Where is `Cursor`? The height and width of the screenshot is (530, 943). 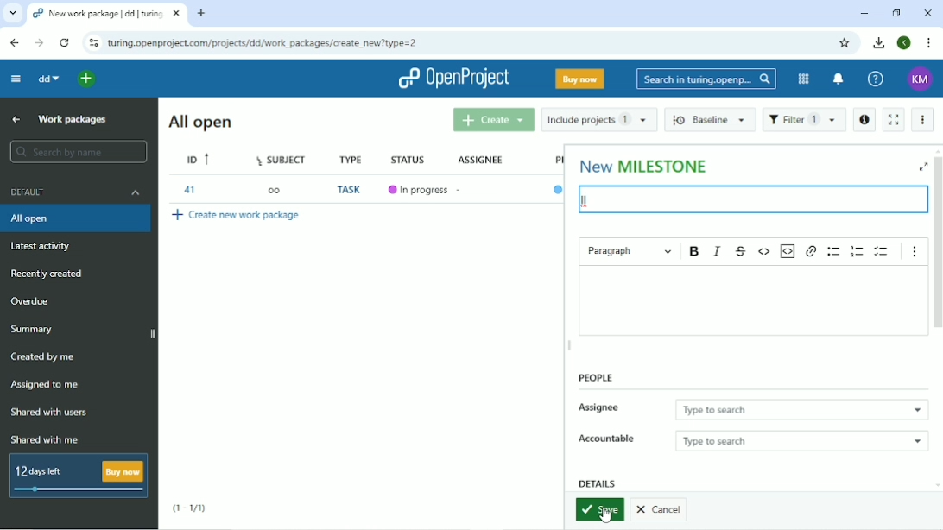
Cursor is located at coordinates (604, 514).